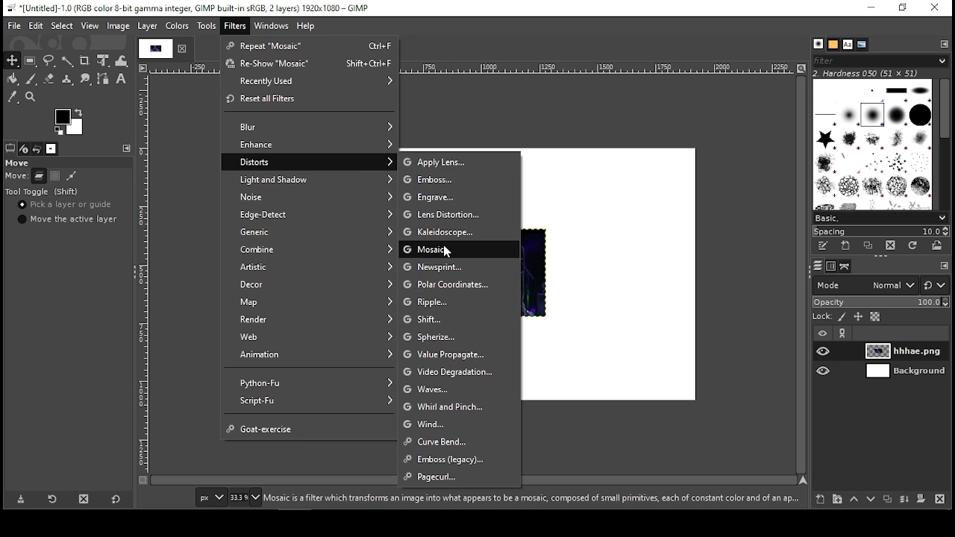 This screenshot has height=537, width=955. Describe the element at coordinates (67, 62) in the screenshot. I see `fuzzy selection tool` at that location.